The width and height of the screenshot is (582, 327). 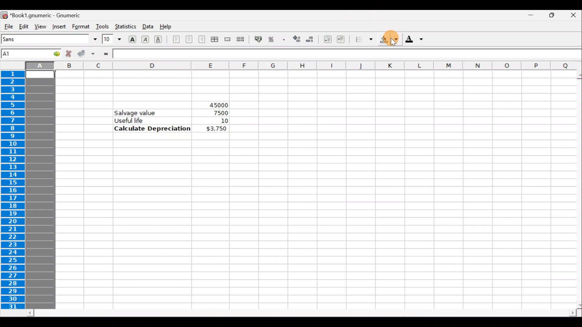 What do you see at coordinates (14, 190) in the screenshot?
I see `Rows` at bounding box center [14, 190].